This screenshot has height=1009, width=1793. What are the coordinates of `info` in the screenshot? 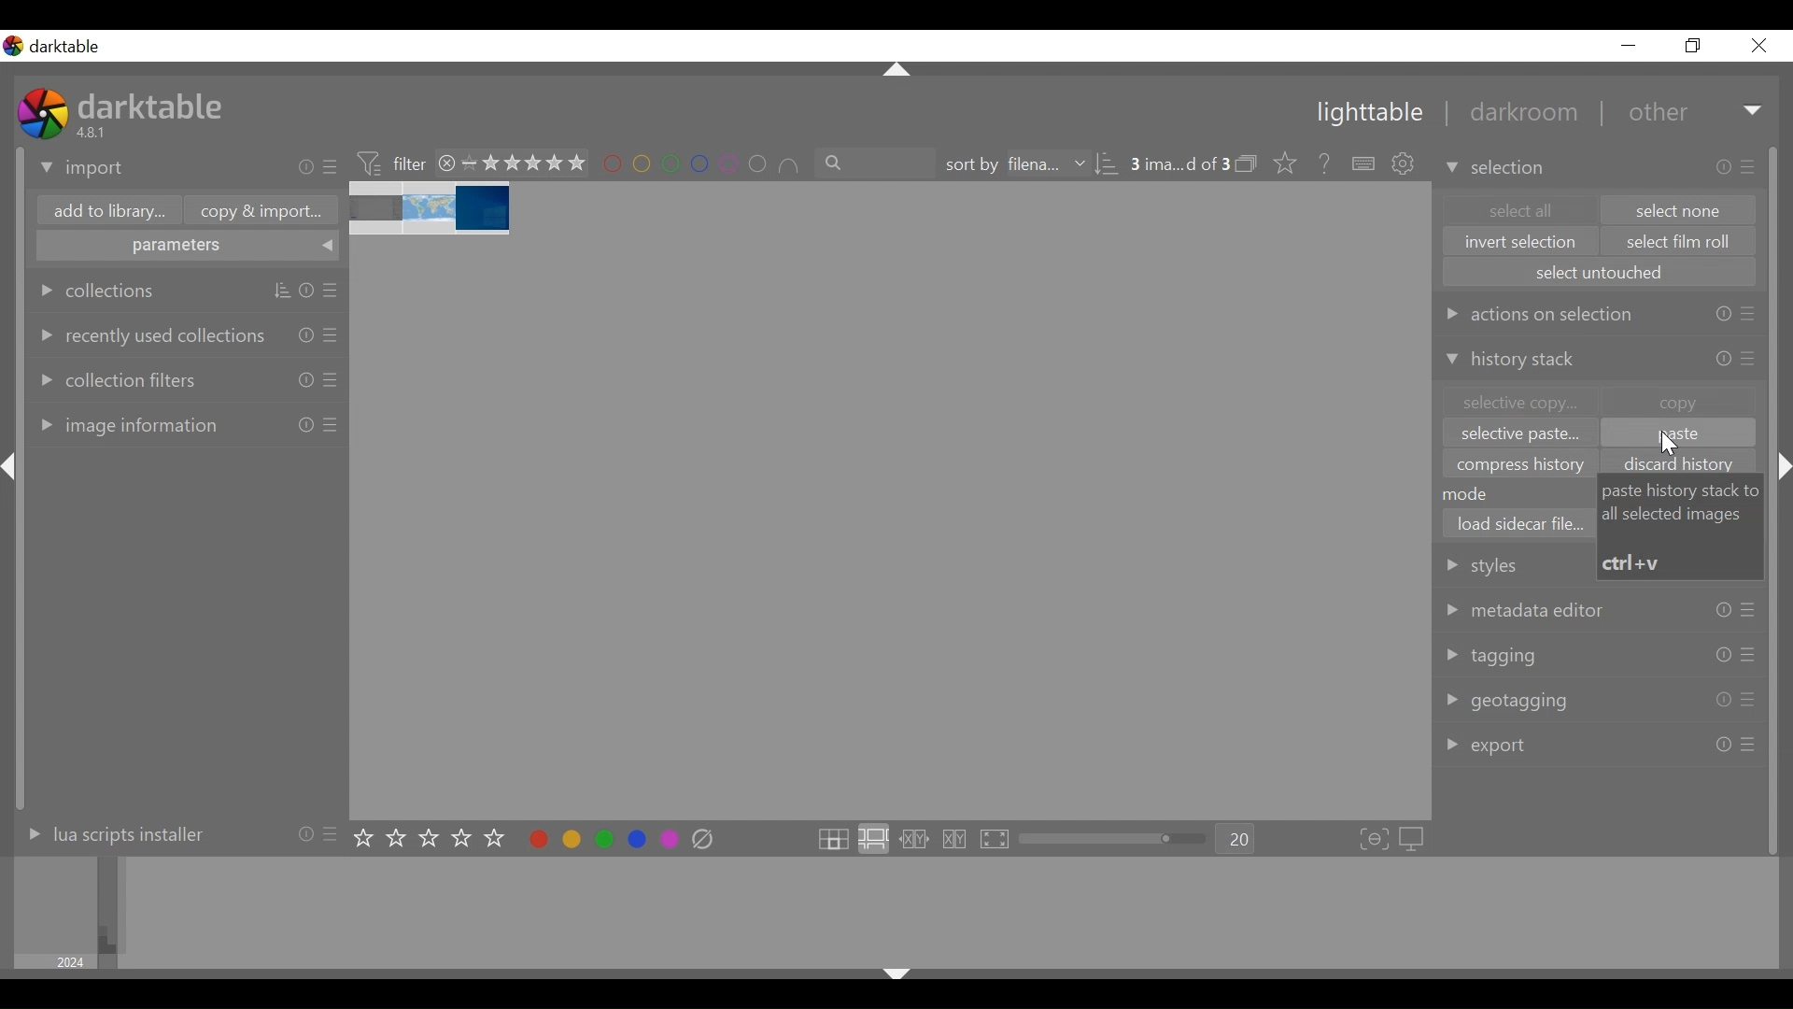 It's located at (306, 424).